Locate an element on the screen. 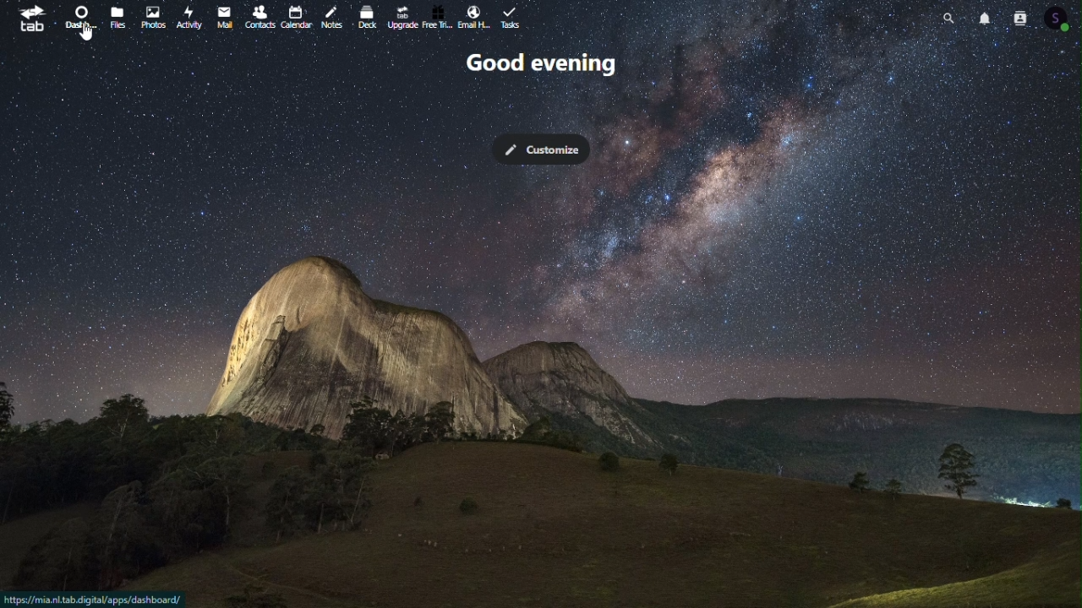  tab is located at coordinates (31, 22).